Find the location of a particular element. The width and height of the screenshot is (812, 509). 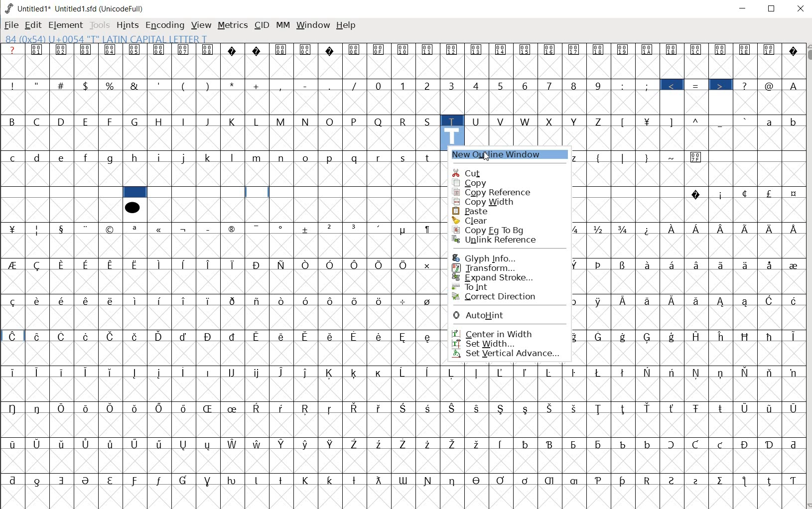

Symbol is located at coordinates (110, 335).